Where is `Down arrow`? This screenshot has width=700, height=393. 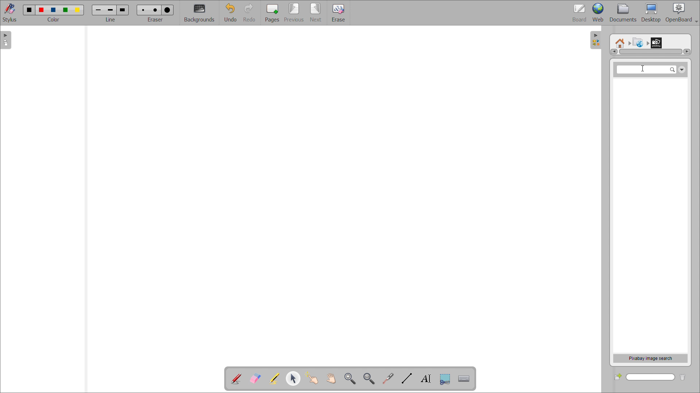
Down arrow is located at coordinates (682, 68).